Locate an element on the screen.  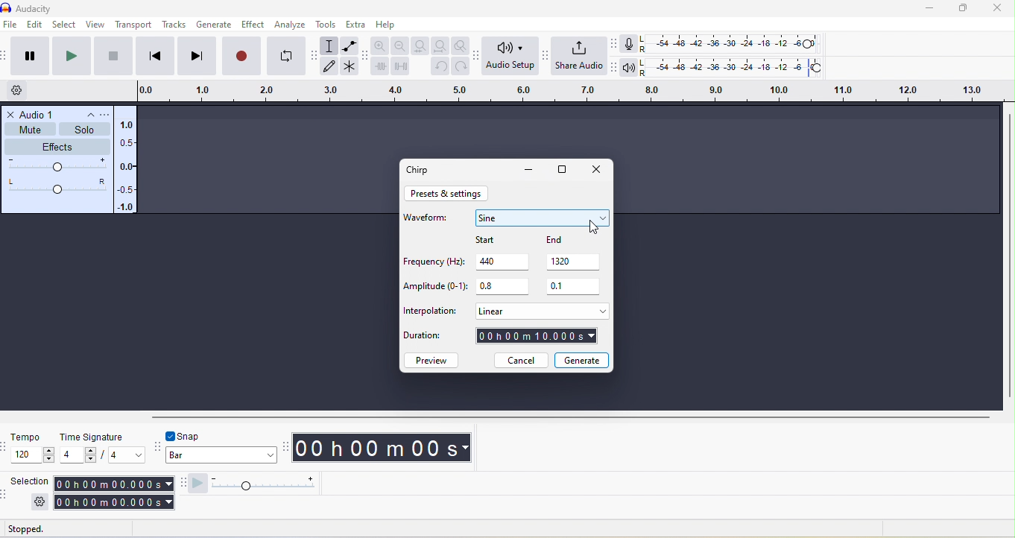
click and drag to define a looping region is located at coordinates (566, 89).